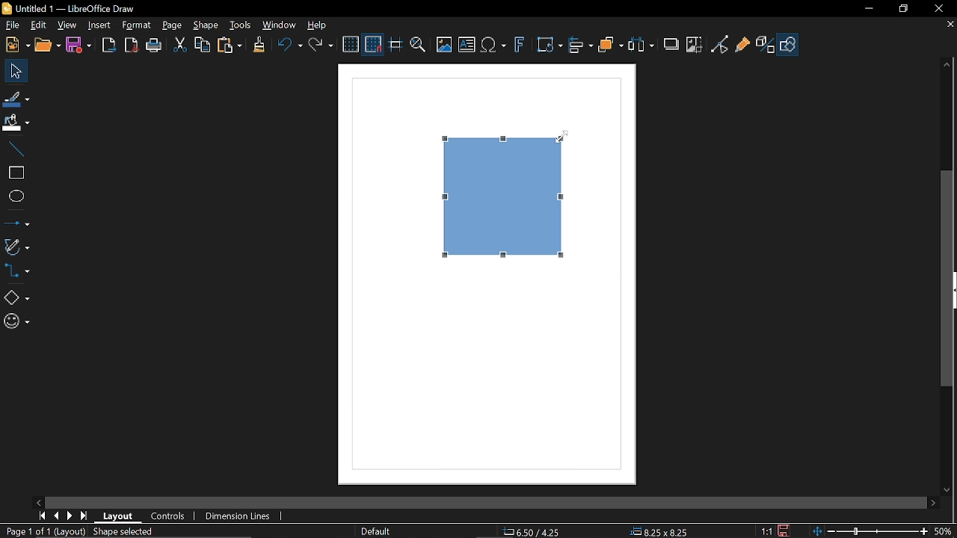 This screenshot has width=957, height=538. I want to click on Close current tab, so click(950, 25).